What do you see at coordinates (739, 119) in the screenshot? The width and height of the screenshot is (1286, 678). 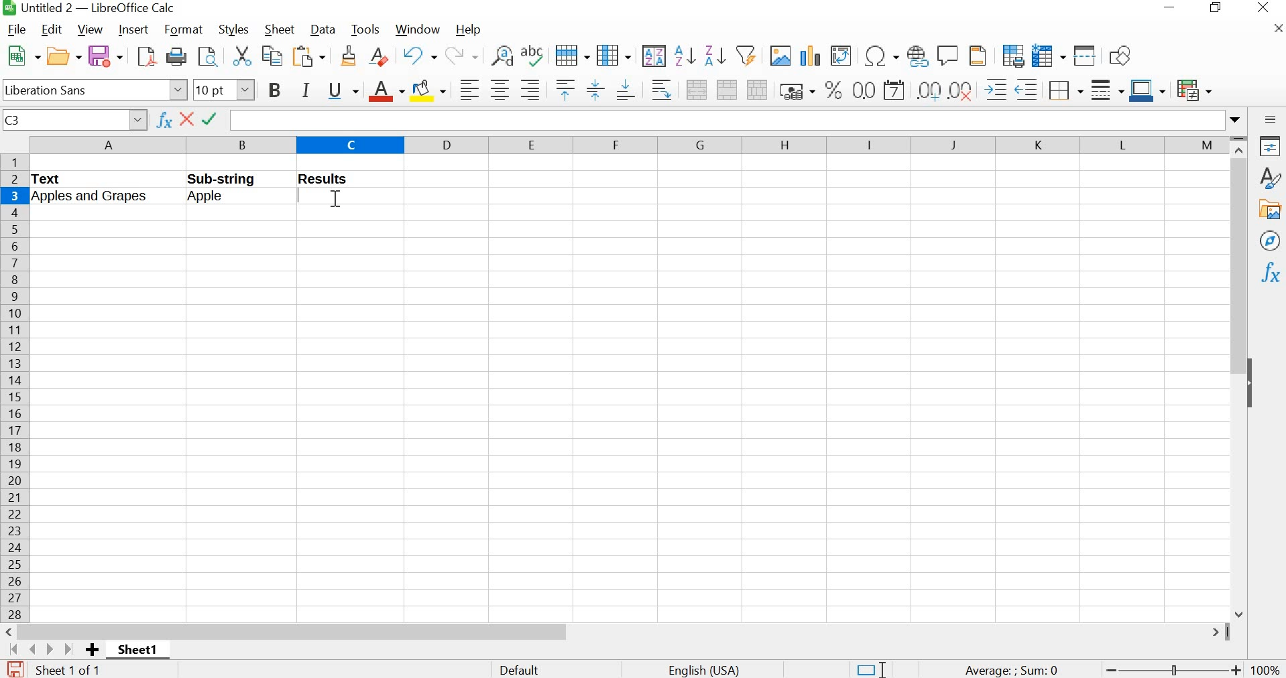 I see `expand formula bar` at bounding box center [739, 119].